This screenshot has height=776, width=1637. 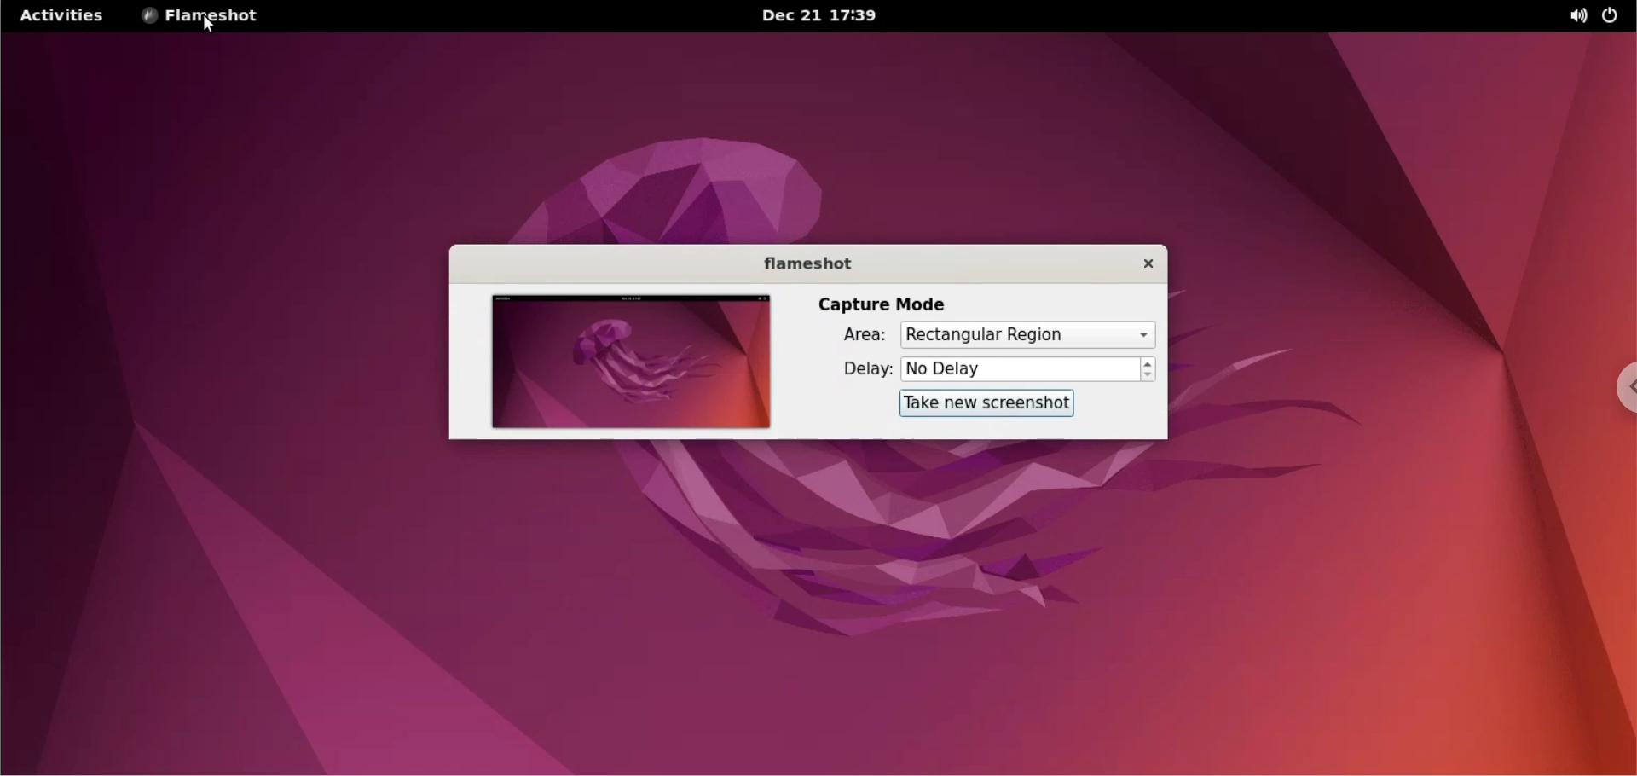 I want to click on activities, so click(x=62, y=14).